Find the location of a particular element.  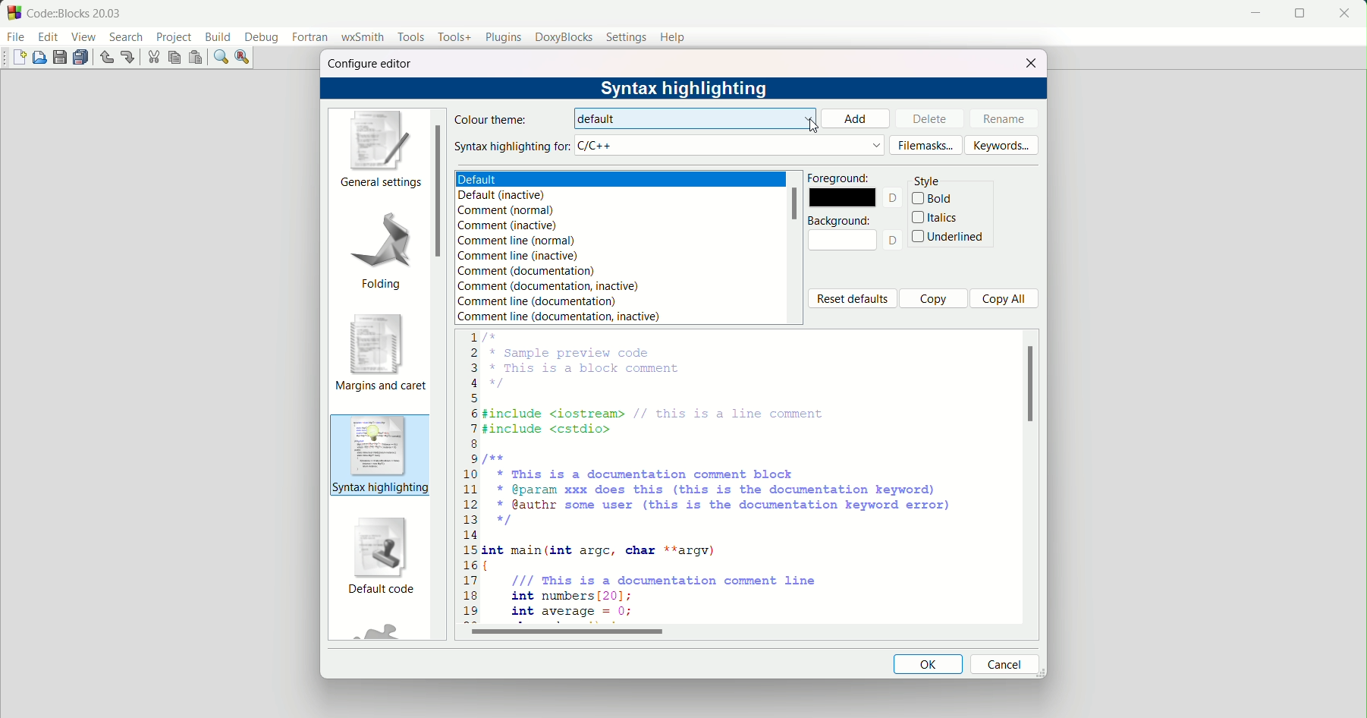

scrollbar is located at coordinates (797, 205).